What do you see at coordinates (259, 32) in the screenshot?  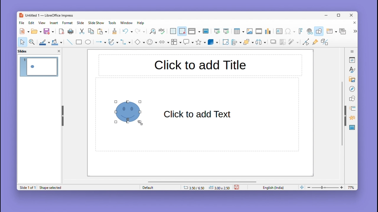 I see `Video` at bounding box center [259, 32].